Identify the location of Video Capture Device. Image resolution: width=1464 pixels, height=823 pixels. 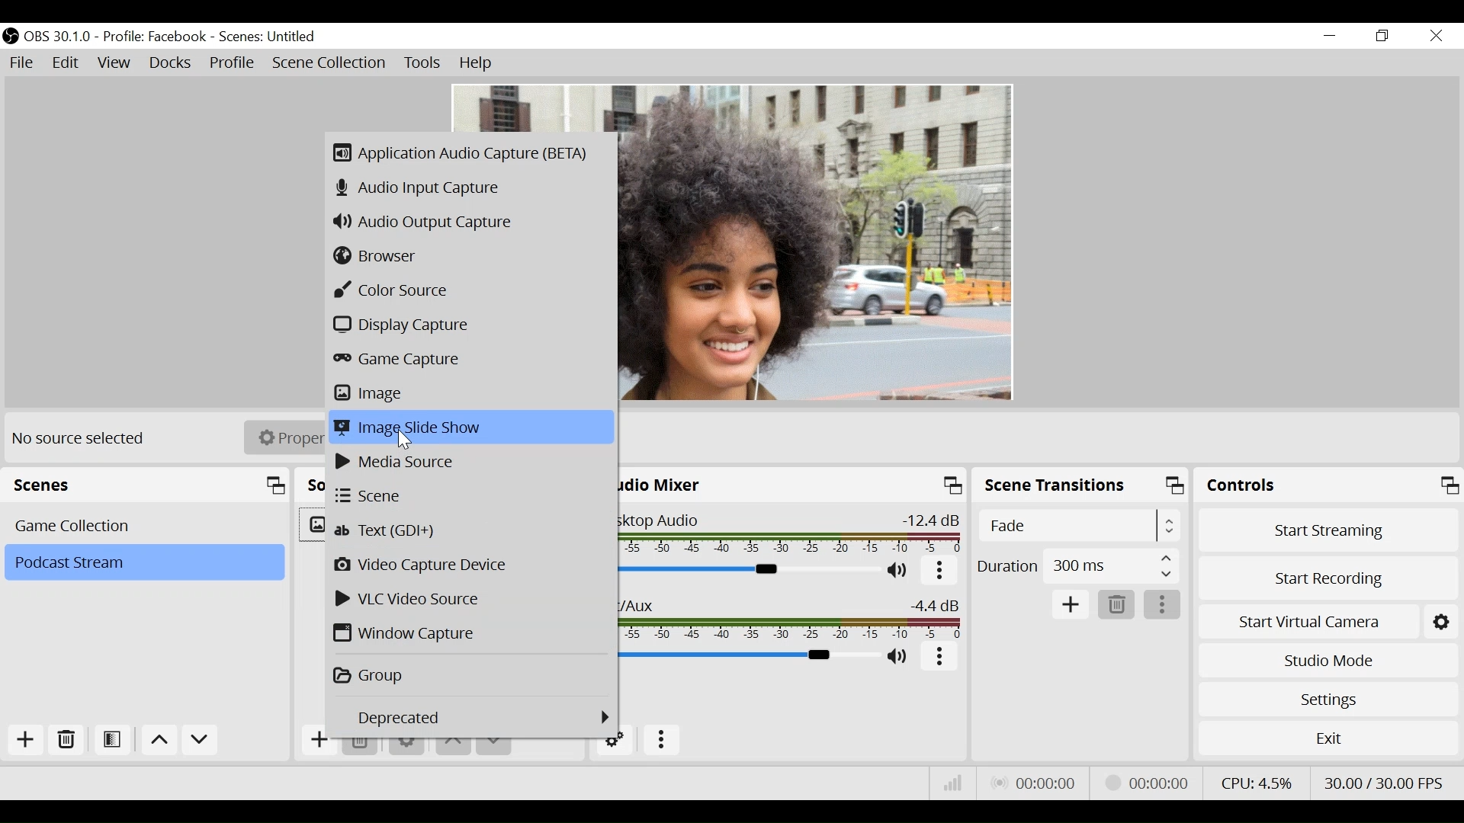
(472, 565).